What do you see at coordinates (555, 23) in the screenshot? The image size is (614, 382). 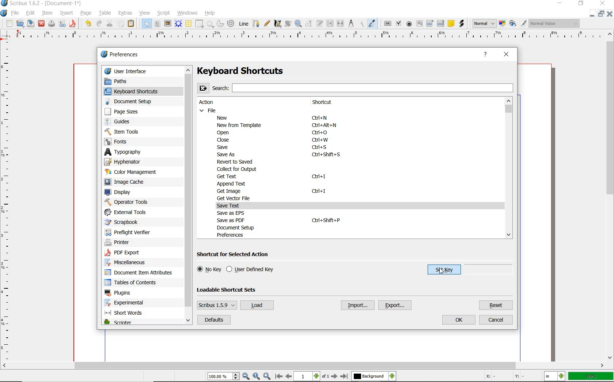 I see `visual appearance of the display` at bounding box center [555, 23].